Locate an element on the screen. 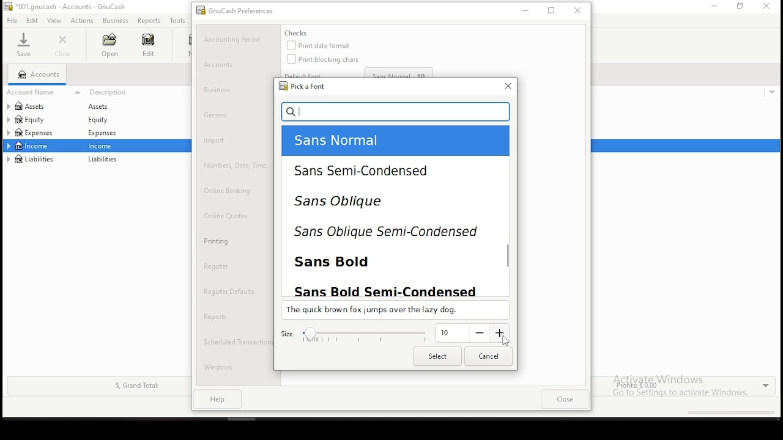  pick a font is located at coordinates (300, 86).